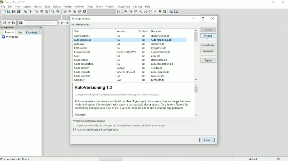 This screenshot has width=288, height=161. What do you see at coordinates (122, 31) in the screenshot?
I see `Version` at bounding box center [122, 31].